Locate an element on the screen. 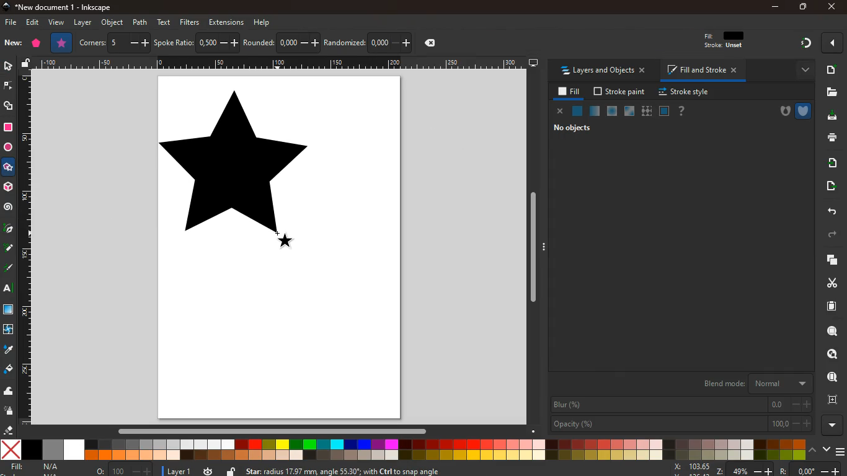 Image resolution: width=847 pixels, height=476 pixels. gradient is located at coordinates (799, 43).